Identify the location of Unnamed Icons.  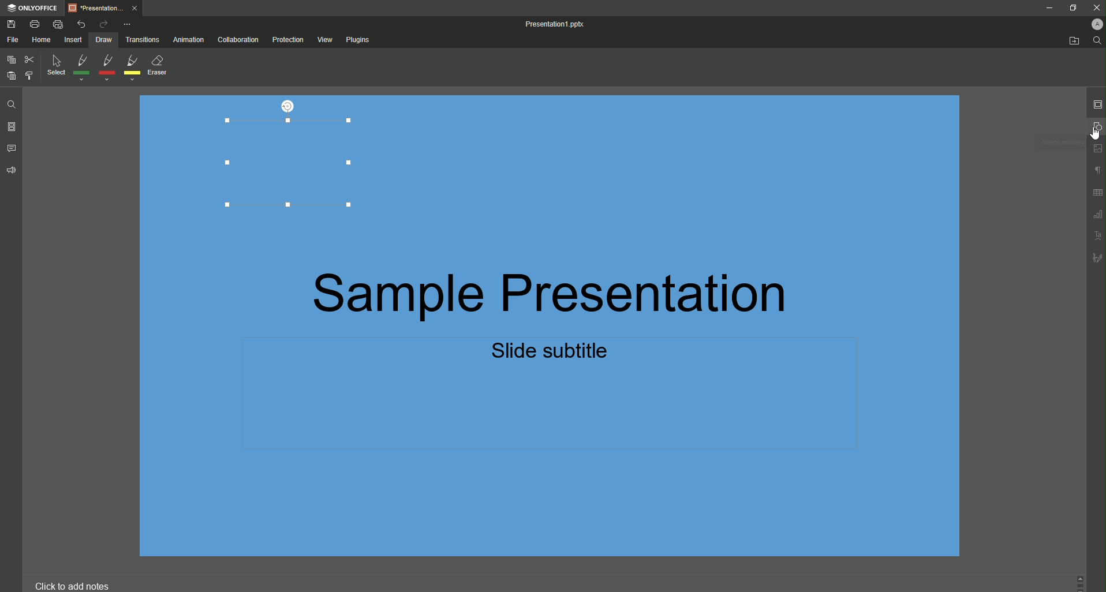
(1094, 203).